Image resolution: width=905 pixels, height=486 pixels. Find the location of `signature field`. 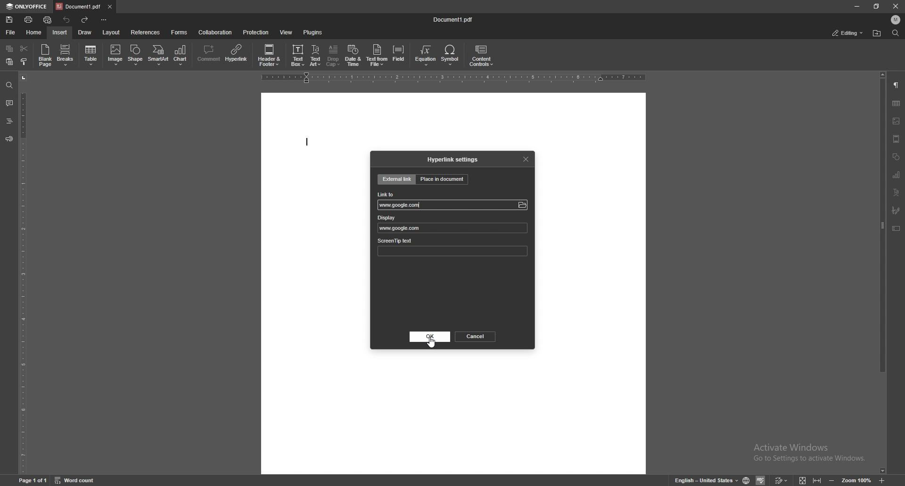

signature field is located at coordinates (896, 211).